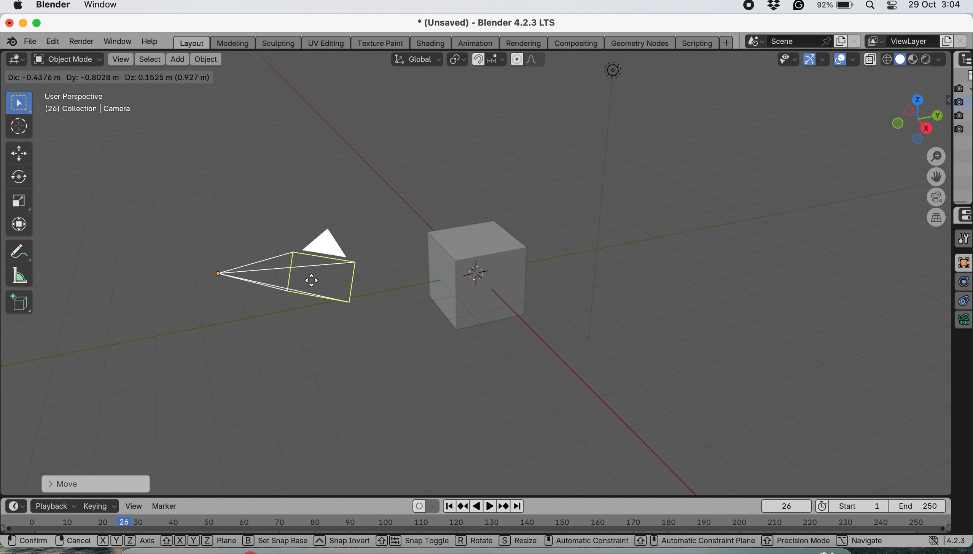  I want to click on drop box, so click(775, 7).